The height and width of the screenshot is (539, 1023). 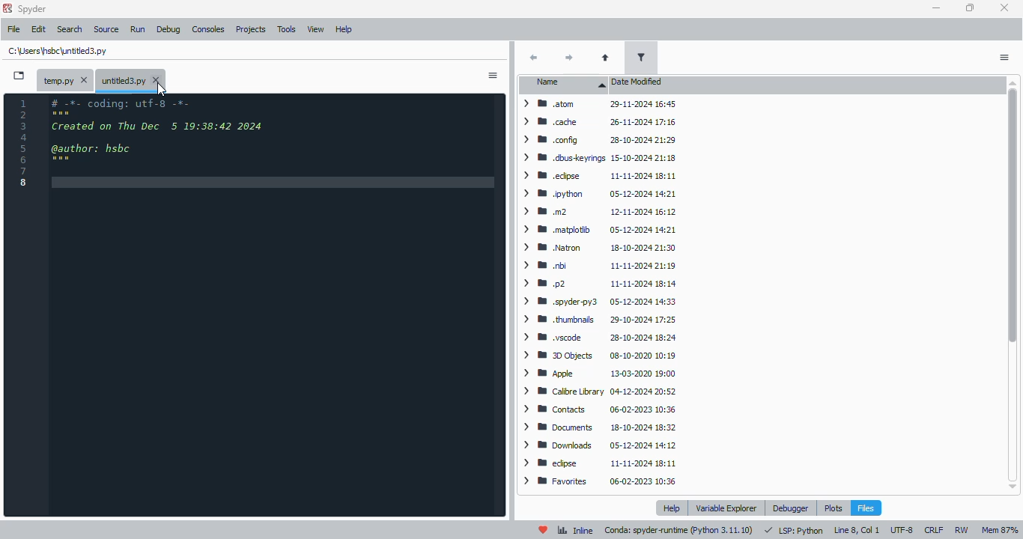 What do you see at coordinates (962, 530) in the screenshot?
I see `RW` at bounding box center [962, 530].